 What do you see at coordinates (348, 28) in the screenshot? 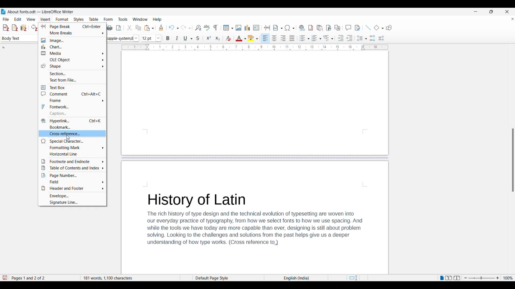
I see `Insert comment` at bounding box center [348, 28].